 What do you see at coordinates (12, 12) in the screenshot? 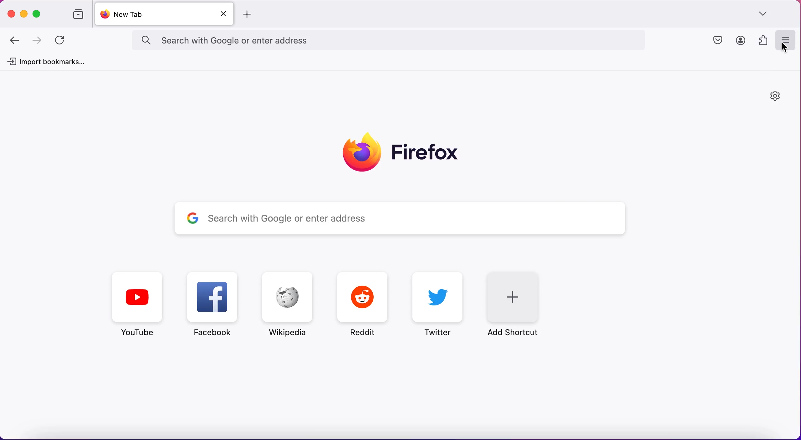
I see `close` at bounding box center [12, 12].